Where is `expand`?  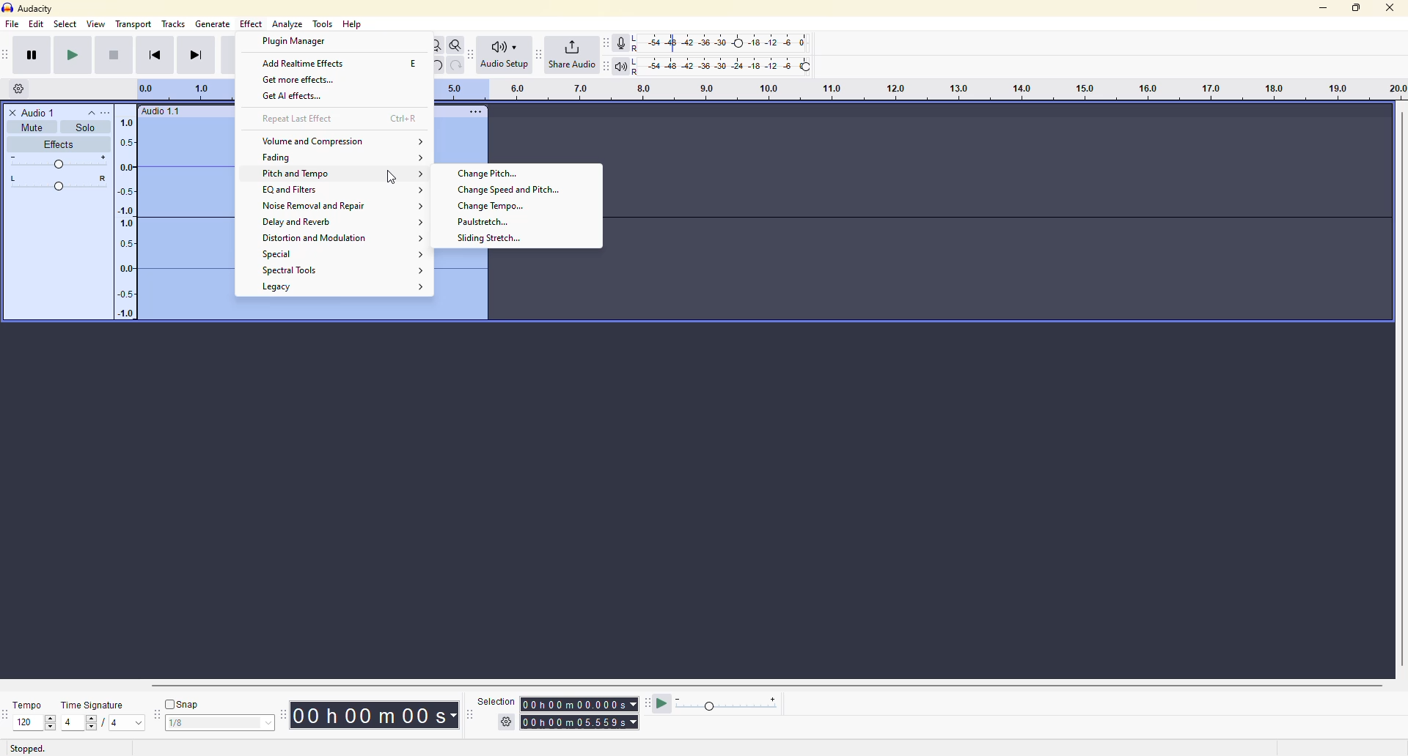 expand is located at coordinates (420, 223).